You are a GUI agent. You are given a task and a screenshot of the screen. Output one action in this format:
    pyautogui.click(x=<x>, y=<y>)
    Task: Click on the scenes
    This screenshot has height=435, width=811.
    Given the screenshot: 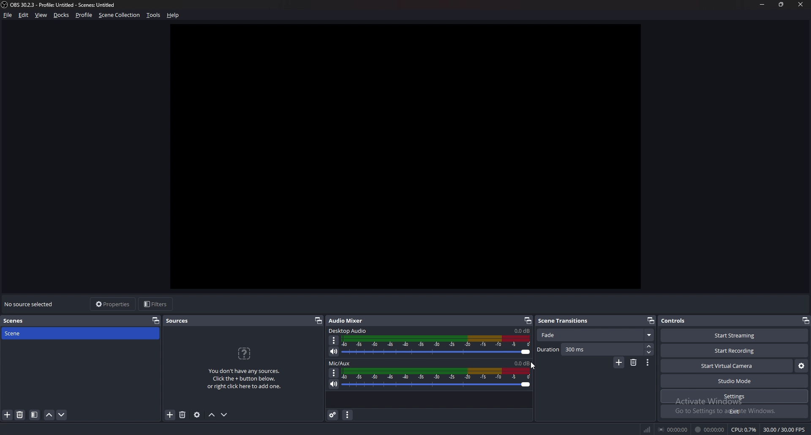 What is the action you would take?
    pyautogui.click(x=17, y=321)
    